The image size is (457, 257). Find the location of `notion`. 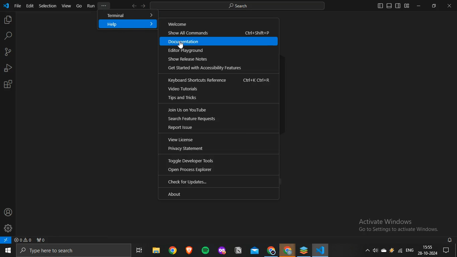

notion is located at coordinates (238, 250).